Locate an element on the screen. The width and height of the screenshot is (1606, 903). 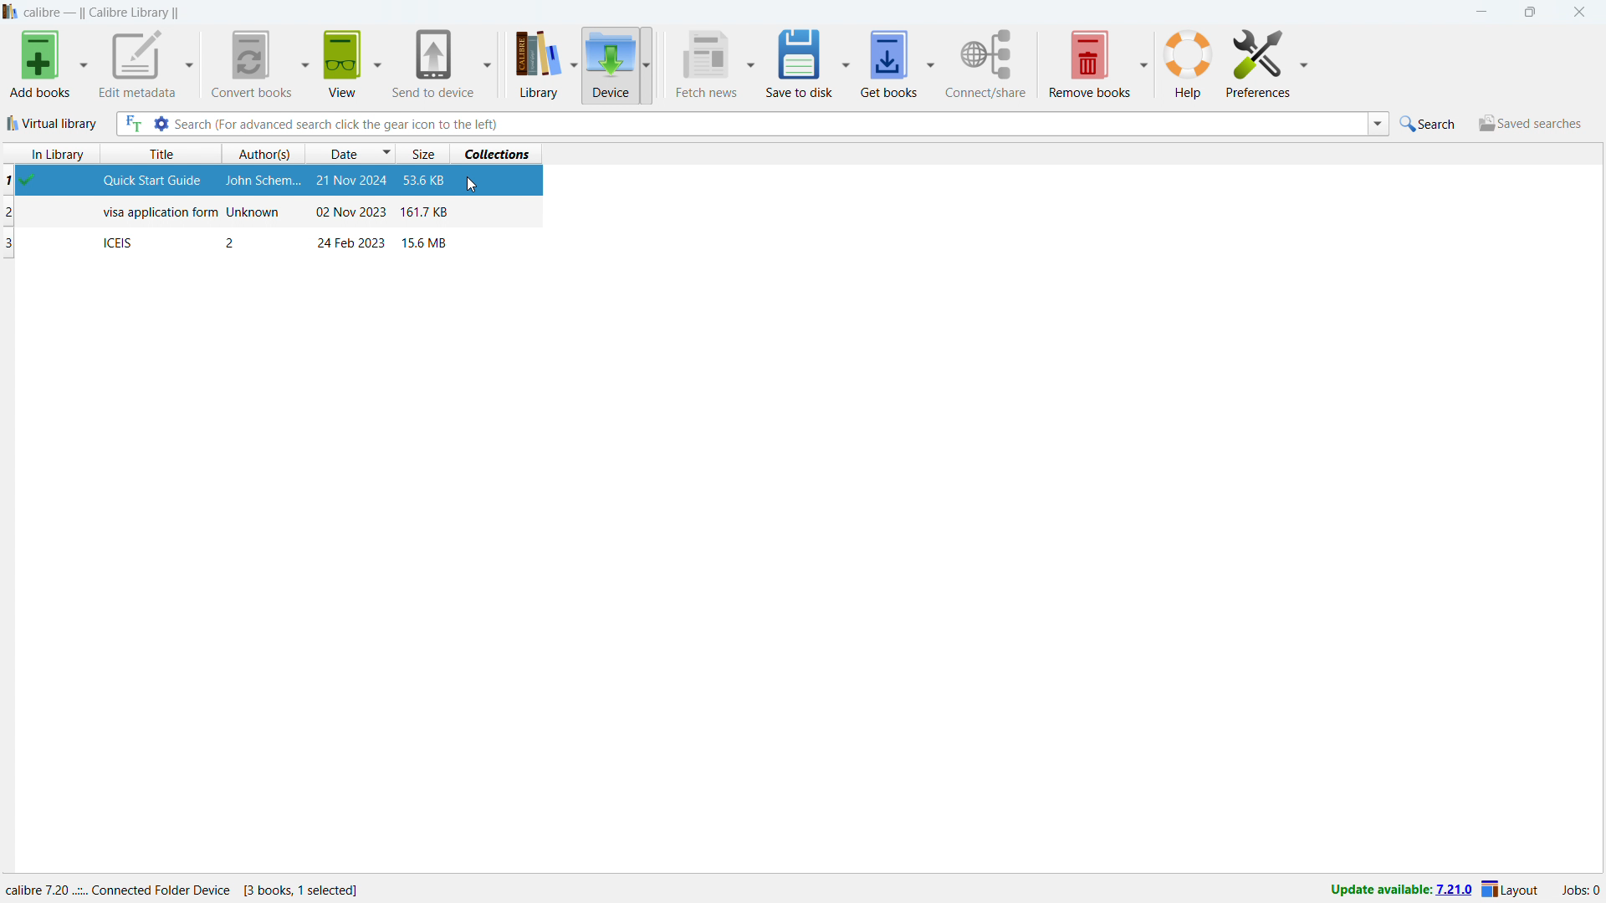
cursor is located at coordinates (474, 186).